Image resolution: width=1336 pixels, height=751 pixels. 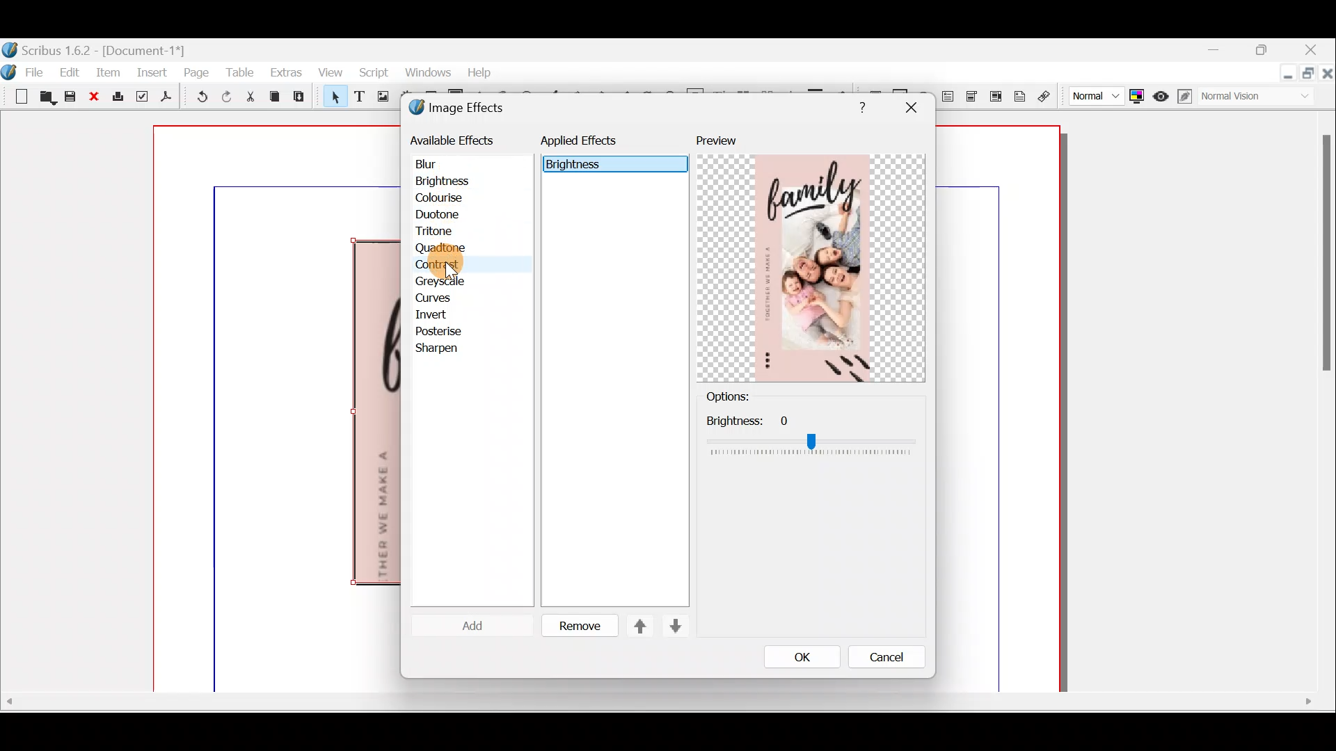 What do you see at coordinates (15, 95) in the screenshot?
I see `New` at bounding box center [15, 95].